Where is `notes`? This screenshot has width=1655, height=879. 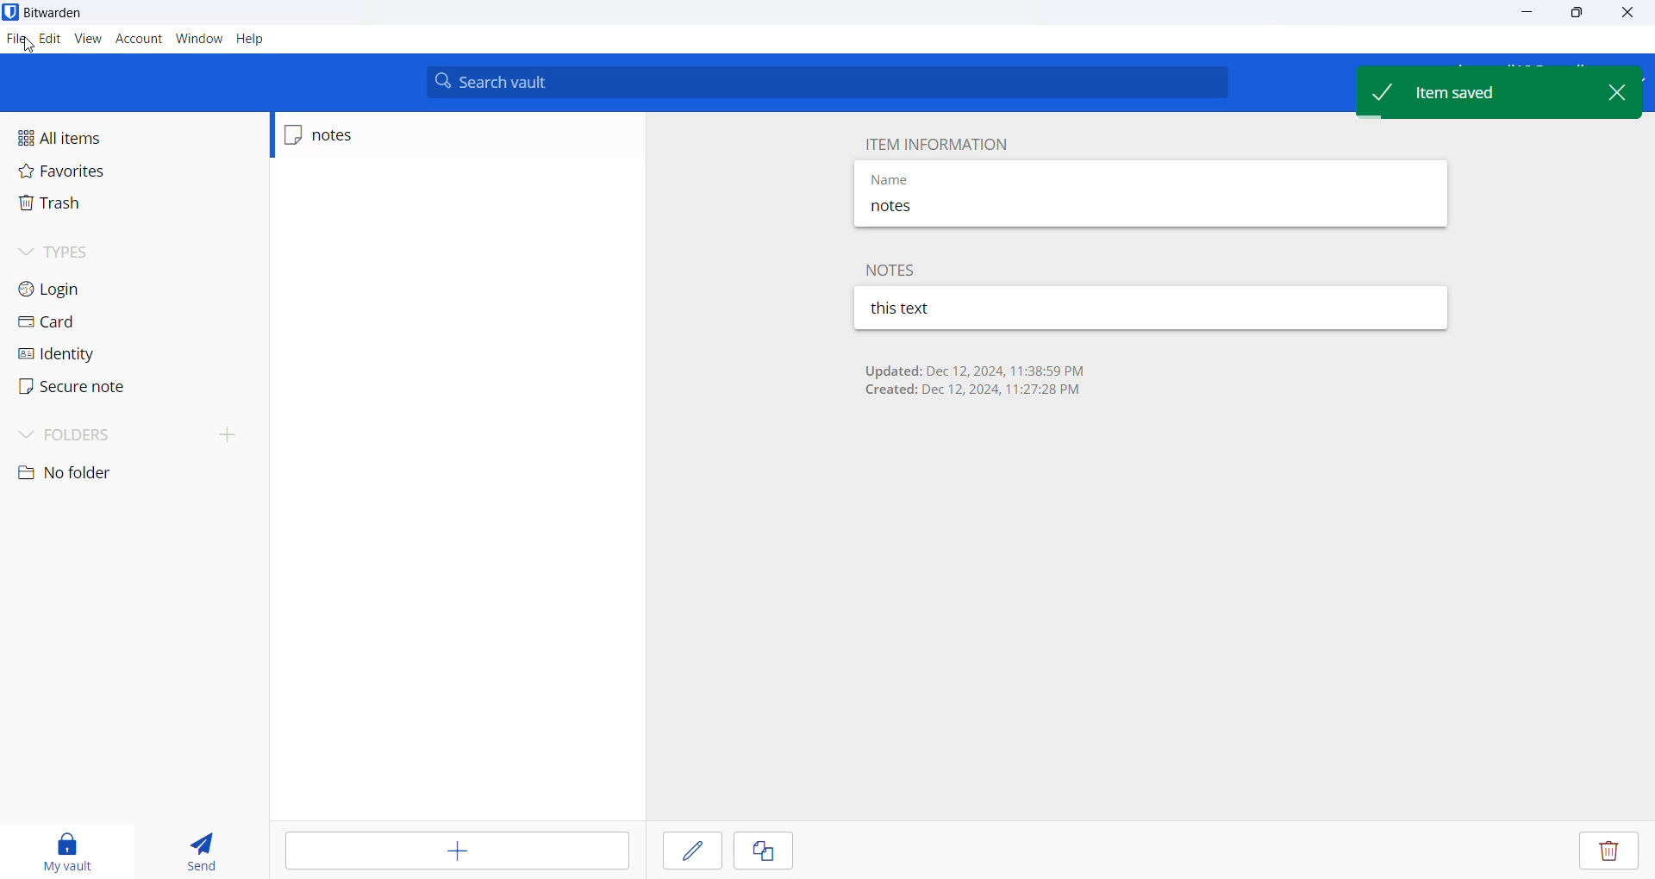 notes is located at coordinates (359, 135).